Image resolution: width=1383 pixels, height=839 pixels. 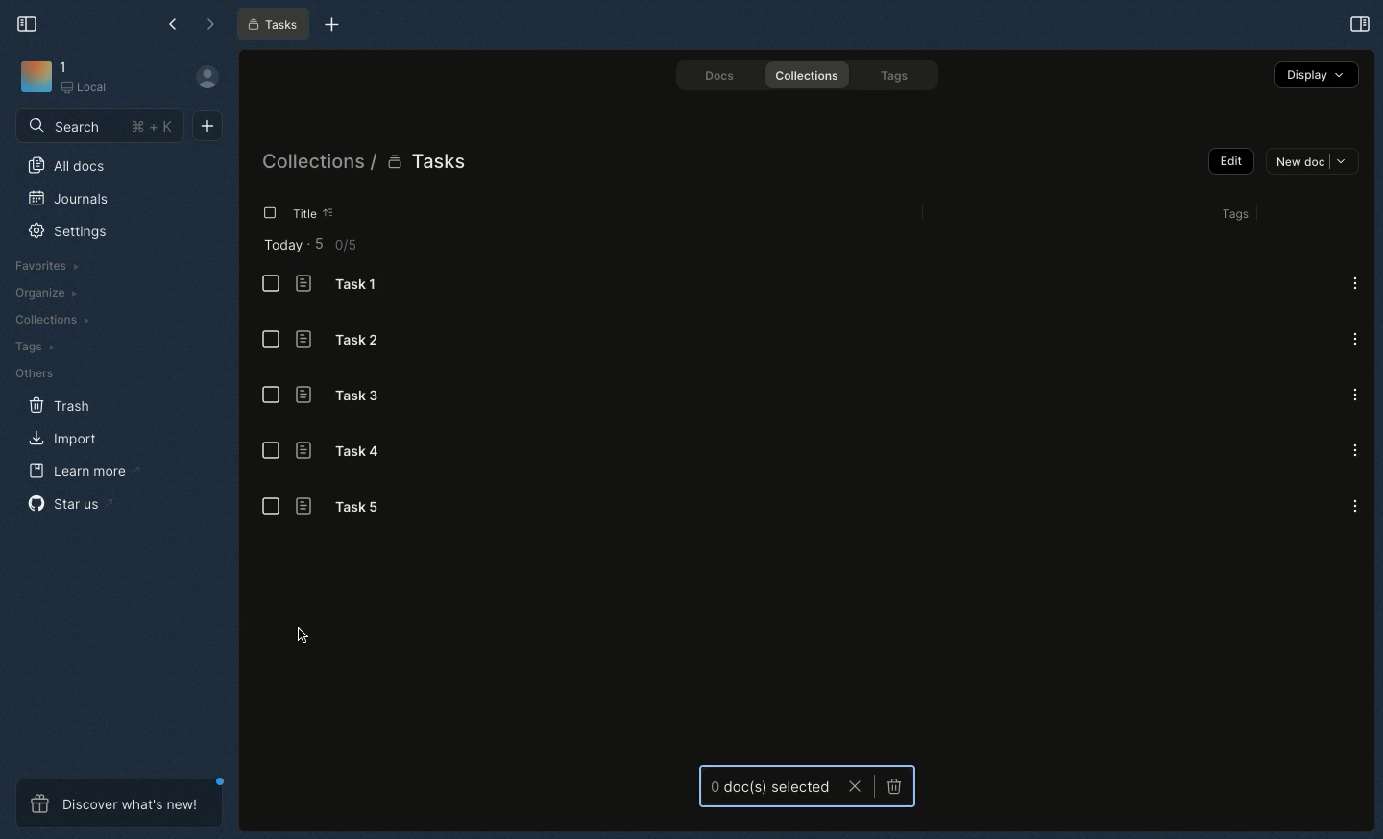 I want to click on Options, so click(x=1353, y=394).